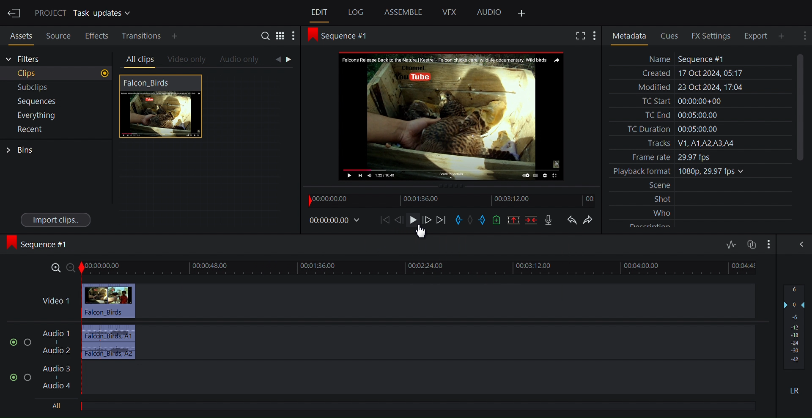 Image resolution: width=812 pixels, height=418 pixels. Describe the element at coordinates (427, 221) in the screenshot. I see `Nudge one frame back` at that location.